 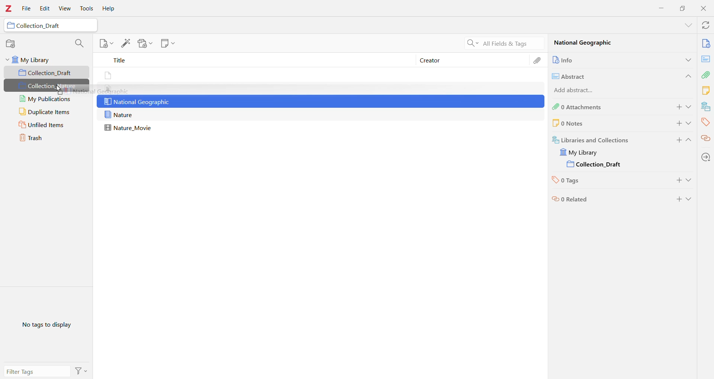 What do you see at coordinates (604, 59) in the screenshot?
I see `Info` at bounding box center [604, 59].